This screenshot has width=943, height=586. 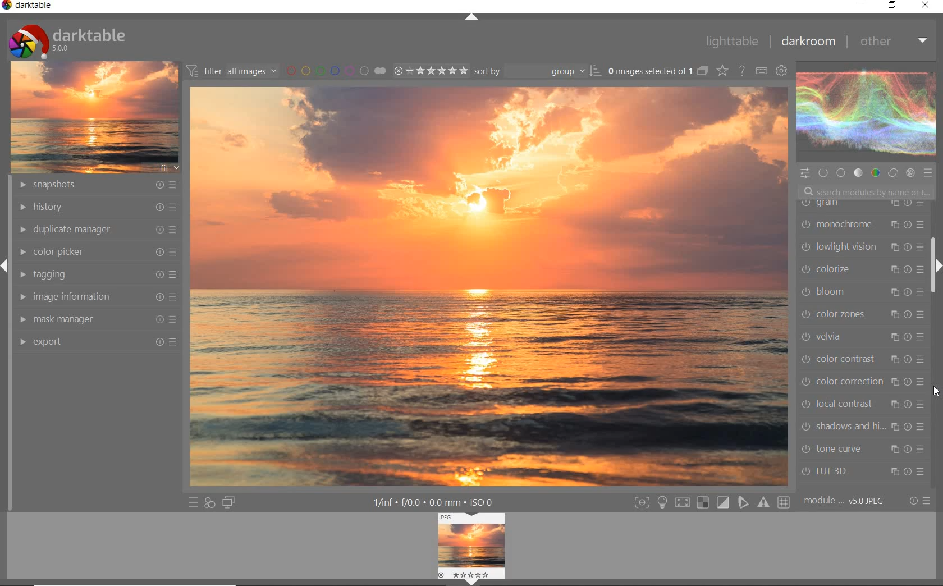 What do you see at coordinates (892, 6) in the screenshot?
I see `restore` at bounding box center [892, 6].